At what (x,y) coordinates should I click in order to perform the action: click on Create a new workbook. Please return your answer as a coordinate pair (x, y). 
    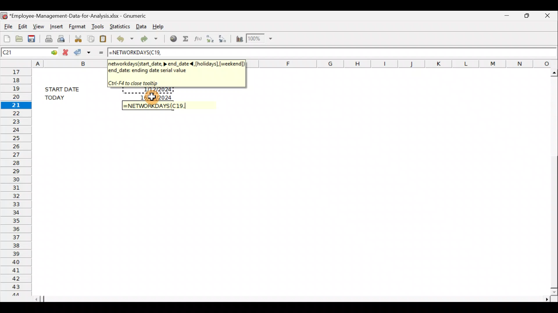
    Looking at the image, I should click on (6, 37).